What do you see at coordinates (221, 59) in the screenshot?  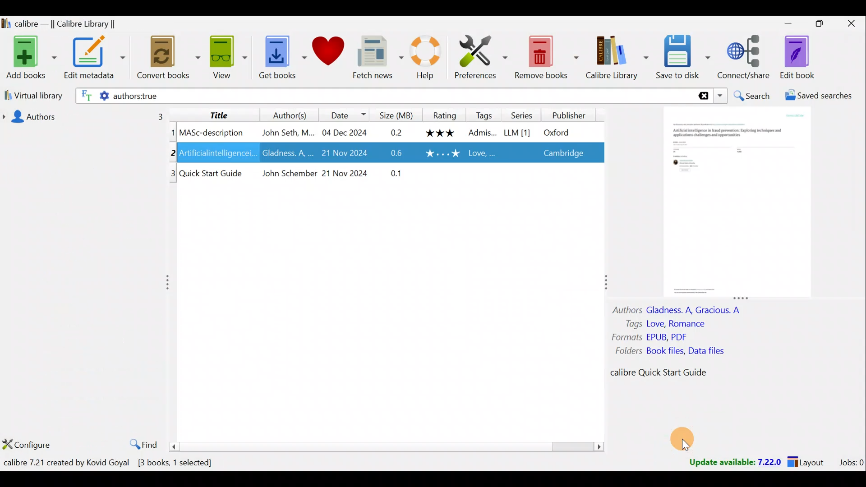 I see `View` at bounding box center [221, 59].